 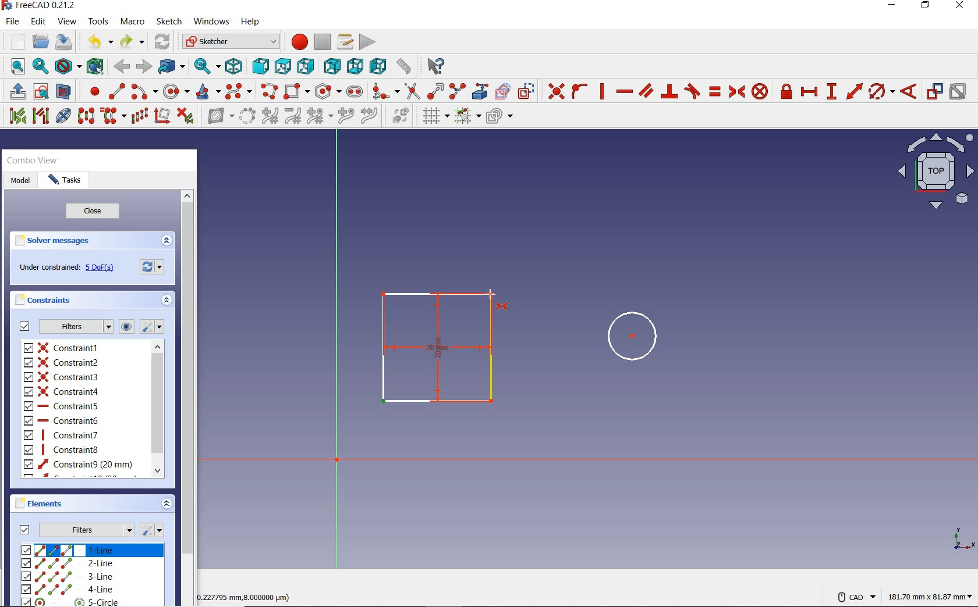 I want to click on constraint2, so click(x=62, y=362).